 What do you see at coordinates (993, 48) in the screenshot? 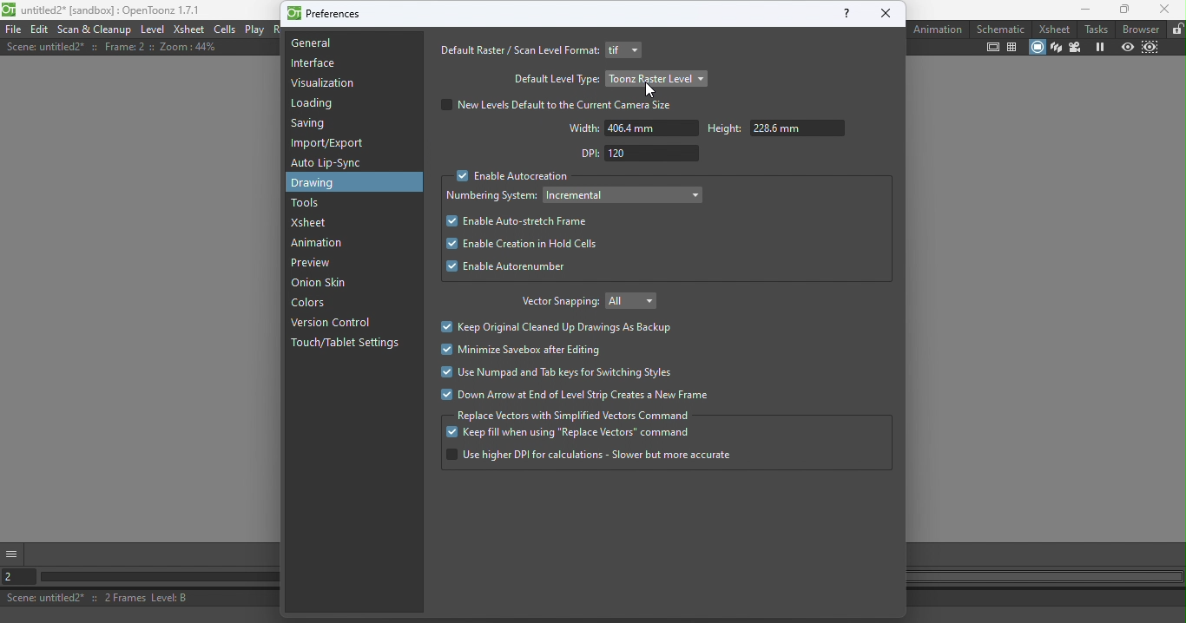
I see `Safe area` at bounding box center [993, 48].